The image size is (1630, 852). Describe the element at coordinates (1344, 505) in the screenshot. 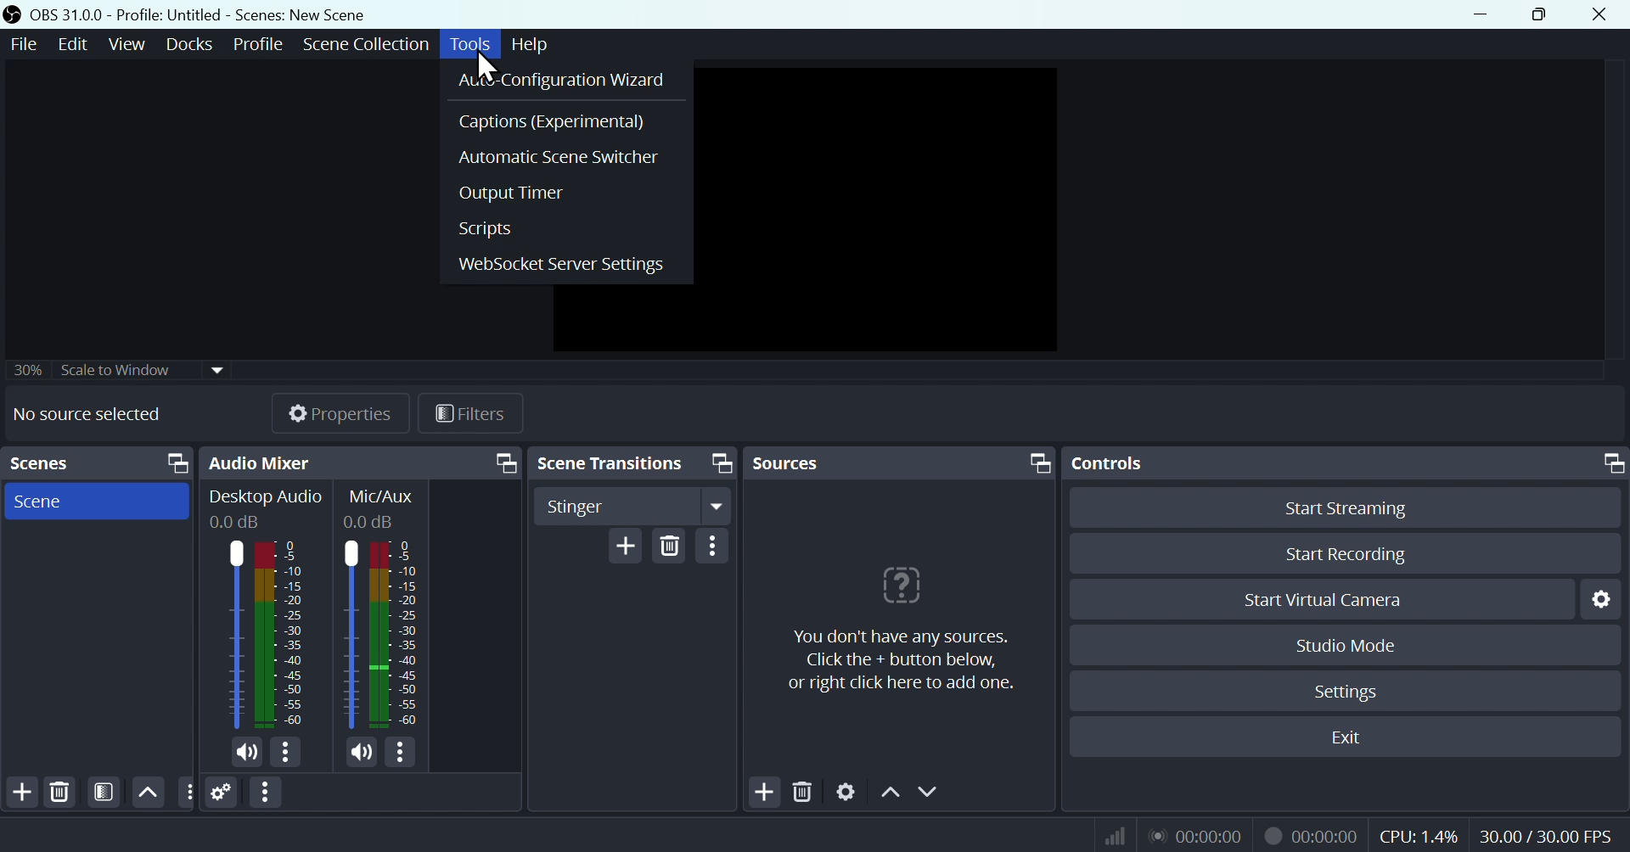

I see `Start Streaming` at that location.